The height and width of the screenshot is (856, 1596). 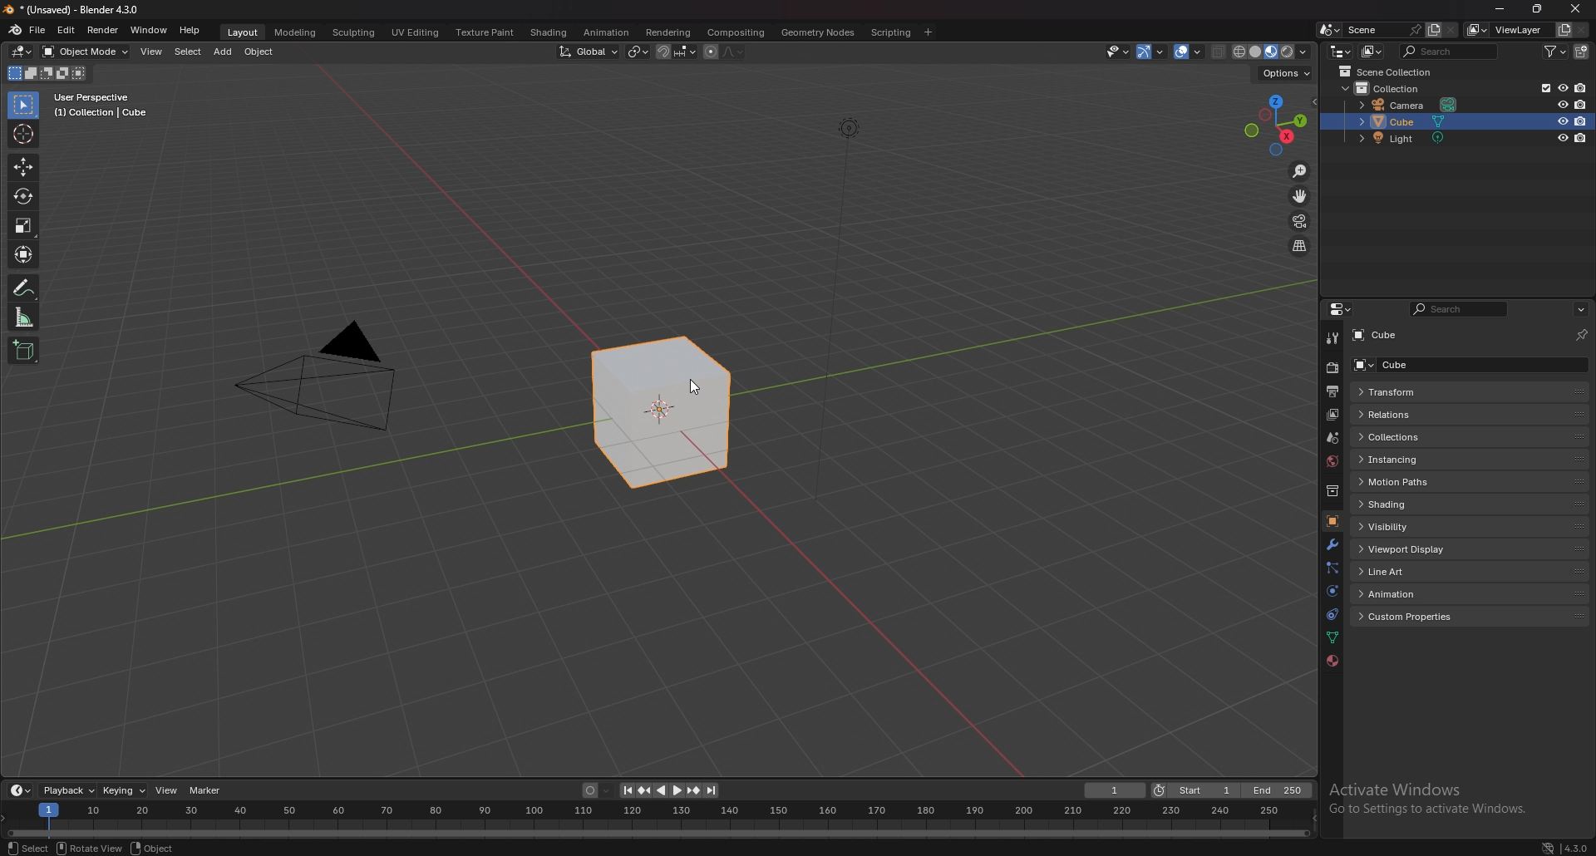 What do you see at coordinates (1582, 138) in the screenshot?
I see `disable in renders` at bounding box center [1582, 138].